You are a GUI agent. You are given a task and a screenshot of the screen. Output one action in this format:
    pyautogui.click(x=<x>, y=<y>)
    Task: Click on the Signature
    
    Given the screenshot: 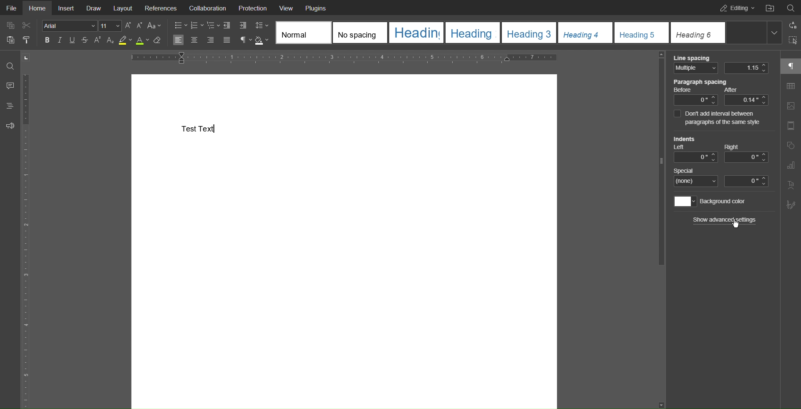 What is the action you would take?
    pyautogui.click(x=789, y=205)
    